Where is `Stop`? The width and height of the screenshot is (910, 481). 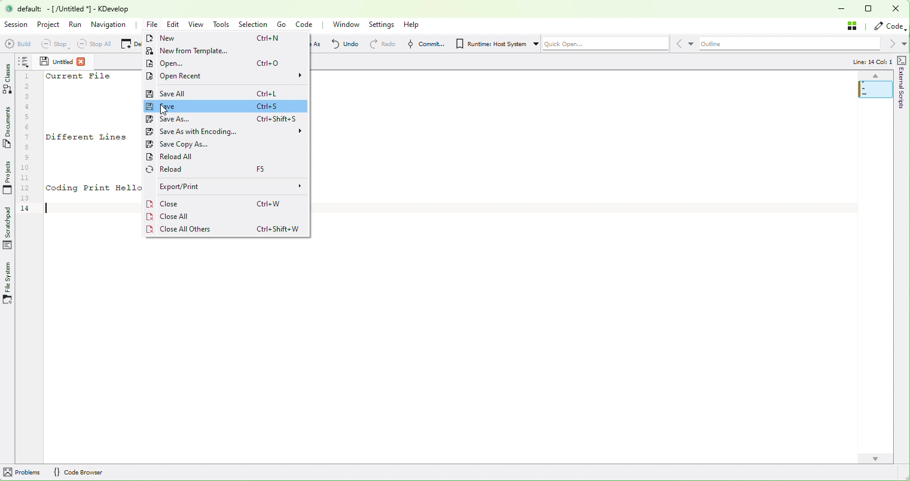
Stop is located at coordinates (50, 44).